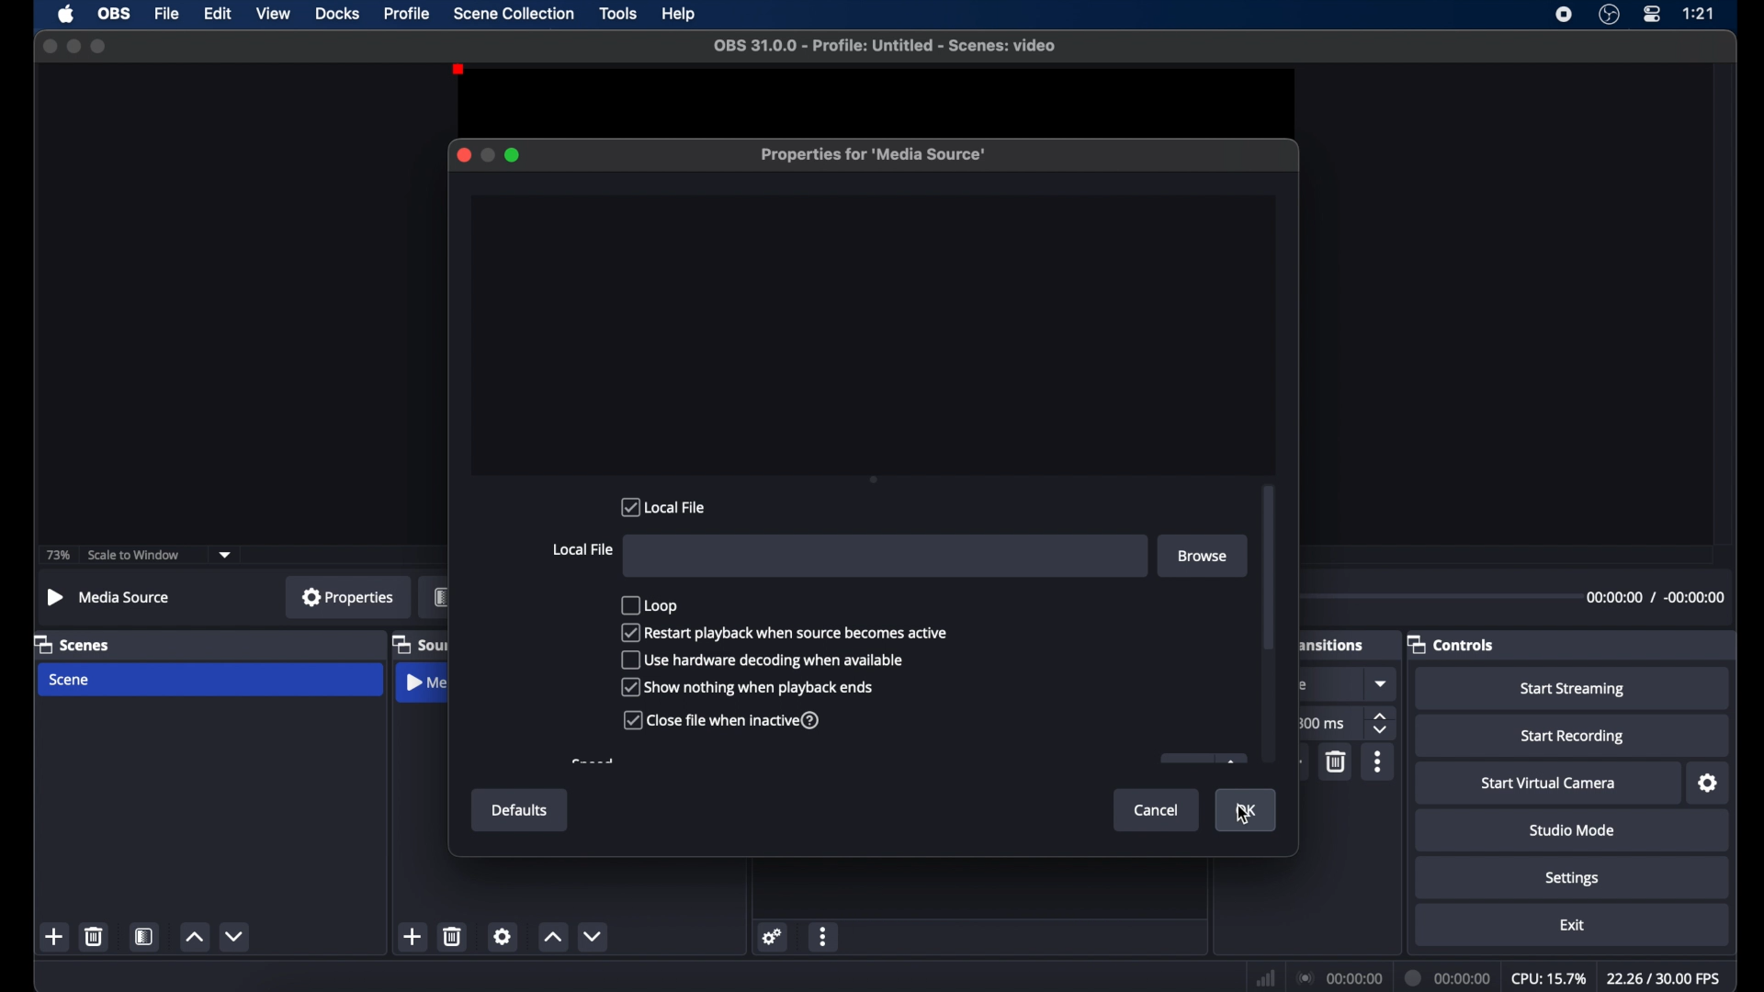 This screenshot has width=1764, height=992. What do you see at coordinates (1565, 15) in the screenshot?
I see `screen recorder icon` at bounding box center [1565, 15].